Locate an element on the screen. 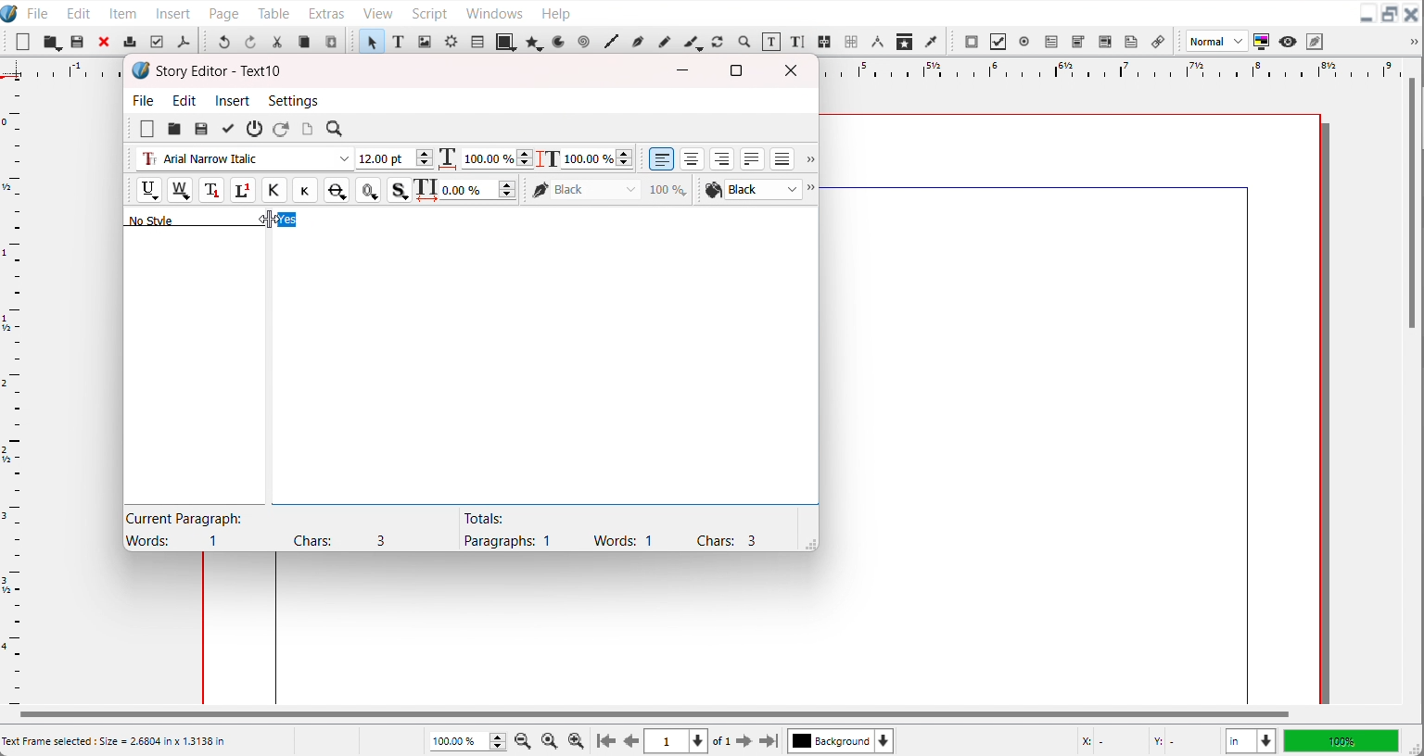 The image size is (1424, 756). Outline is located at coordinates (368, 190).